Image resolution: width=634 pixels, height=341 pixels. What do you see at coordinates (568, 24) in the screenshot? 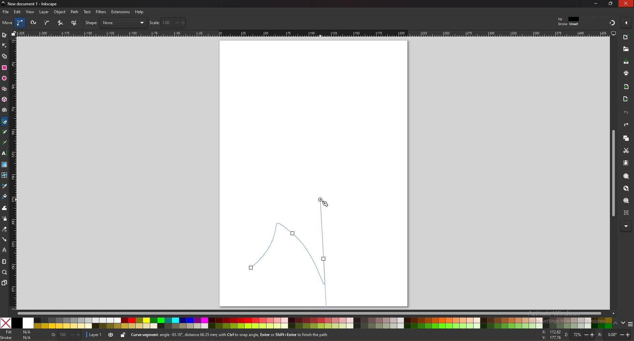
I see `stroke` at bounding box center [568, 24].